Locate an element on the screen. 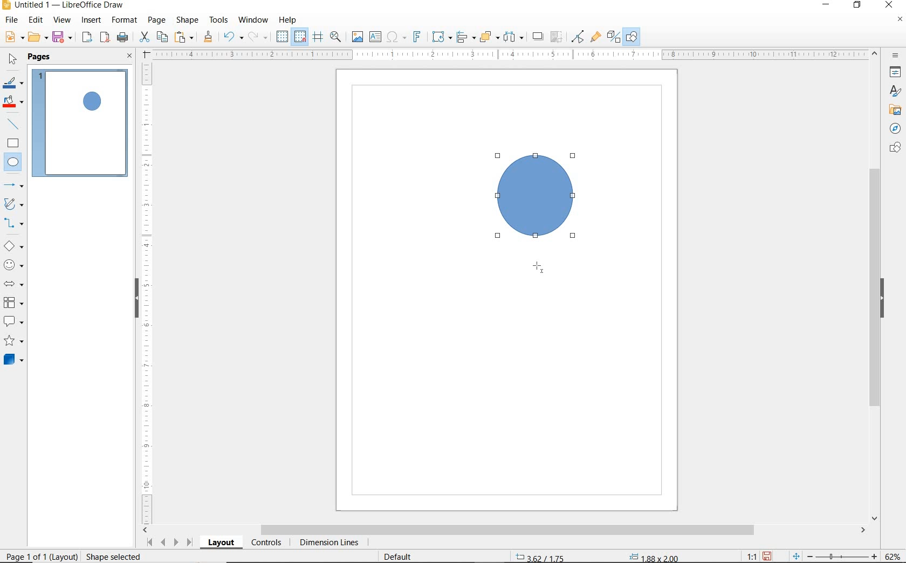 This screenshot has width=906, height=563. SHOW GLUEPOINT FUNCTIONS is located at coordinates (595, 37).